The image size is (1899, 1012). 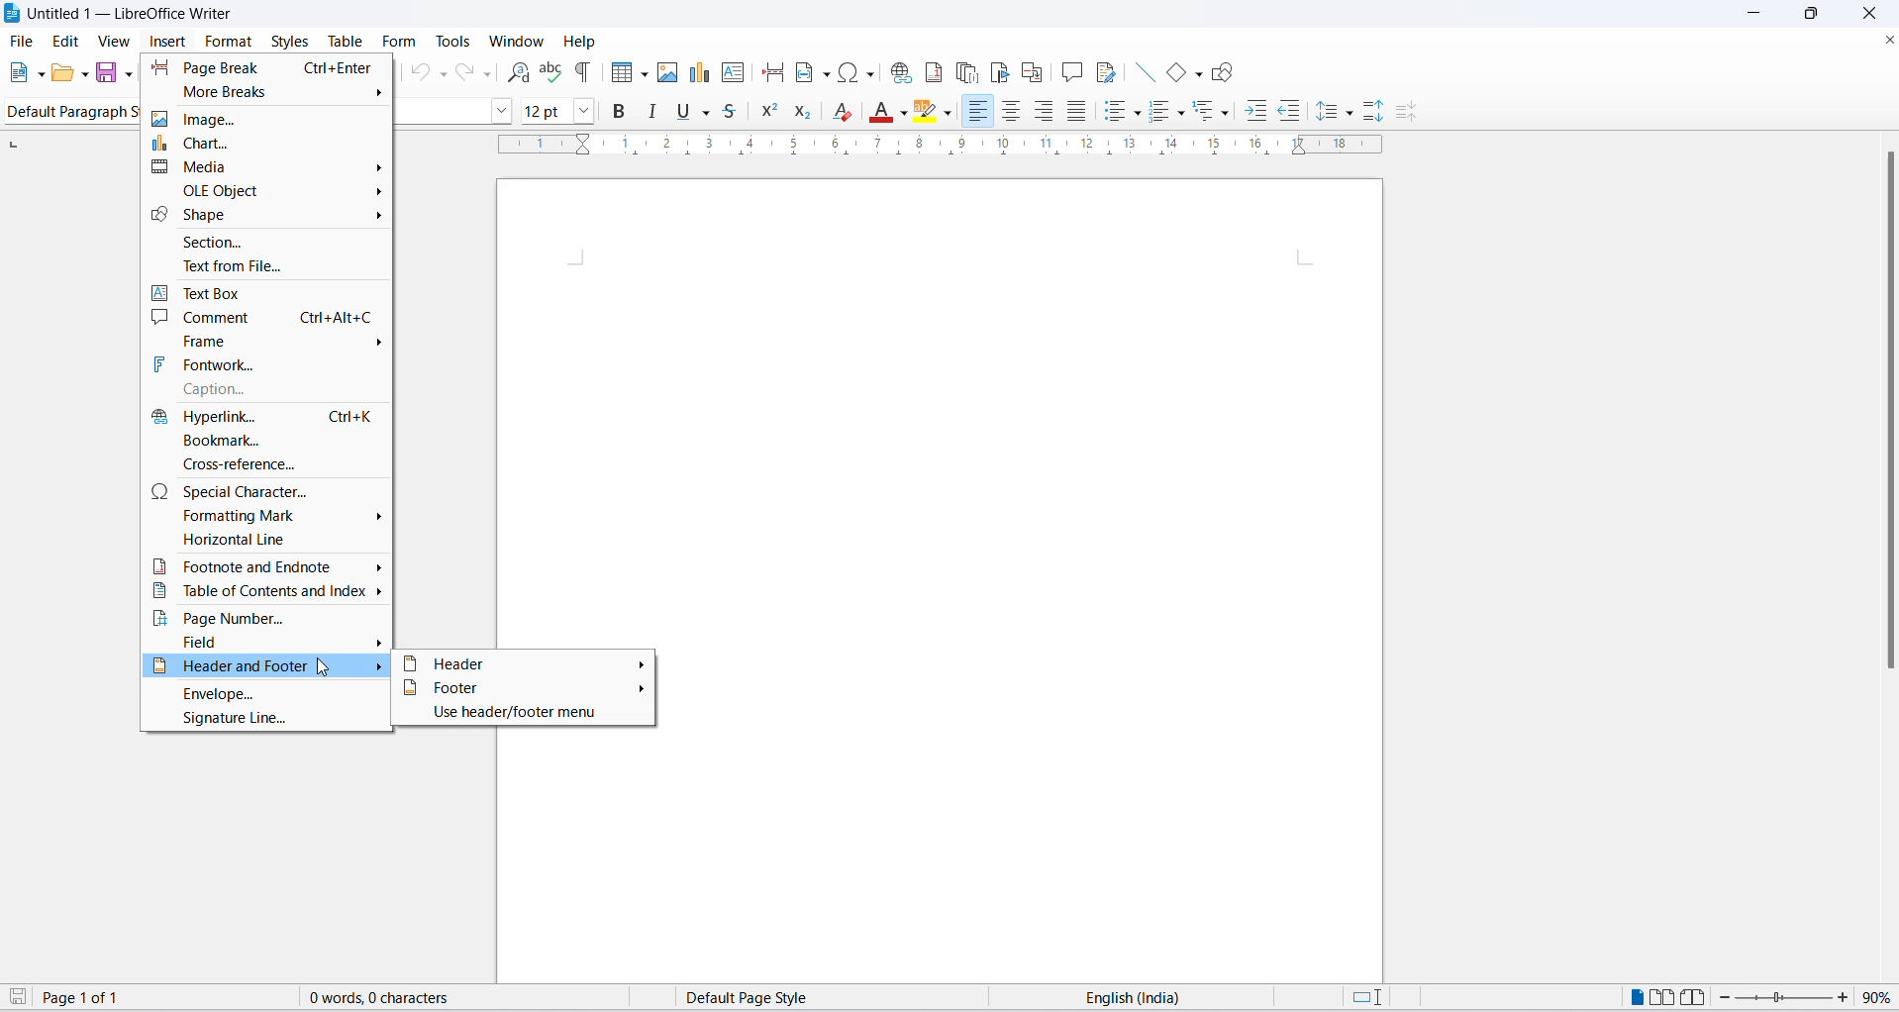 What do you see at coordinates (512, 42) in the screenshot?
I see `window` at bounding box center [512, 42].